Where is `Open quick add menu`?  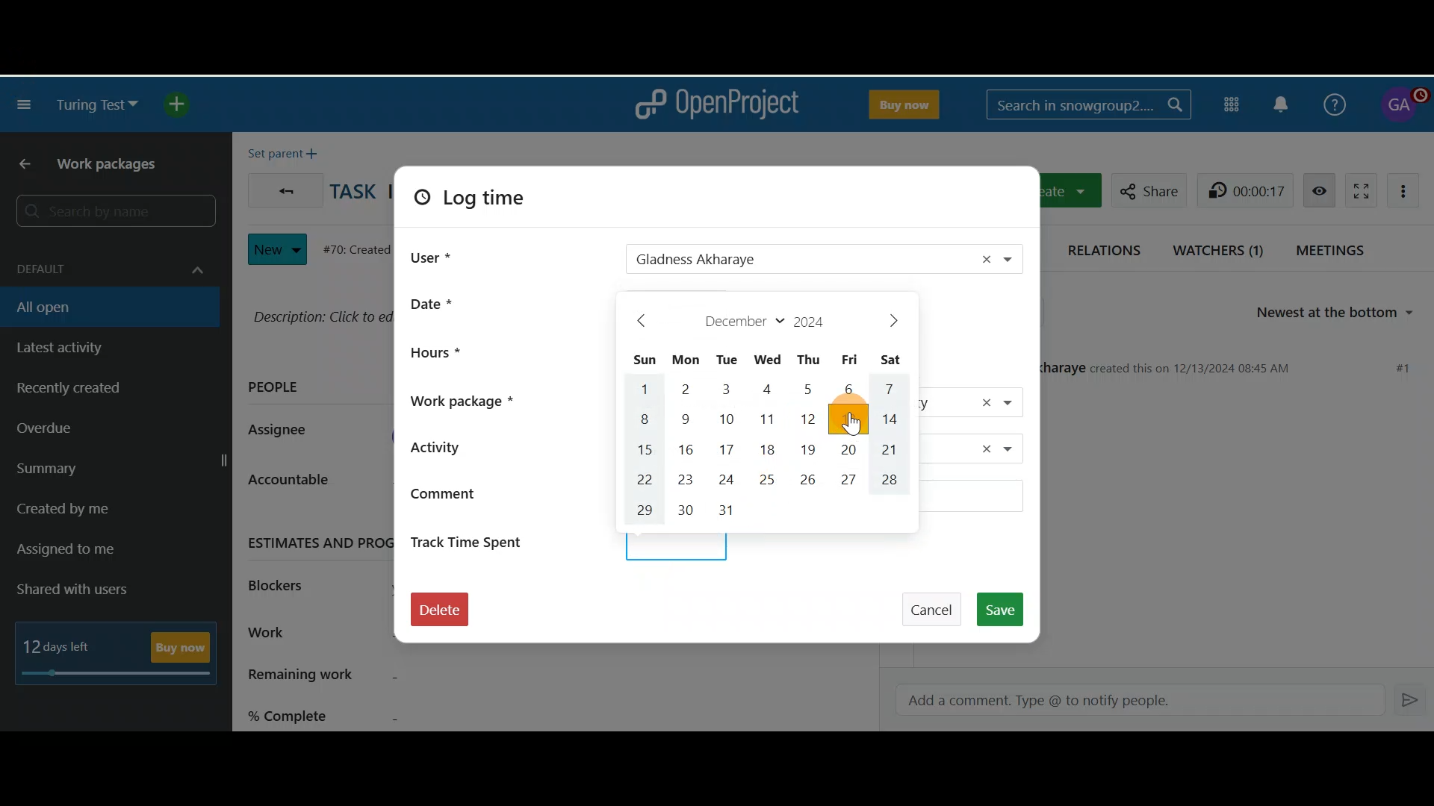 Open quick add menu is located at coordinates (184, 104).